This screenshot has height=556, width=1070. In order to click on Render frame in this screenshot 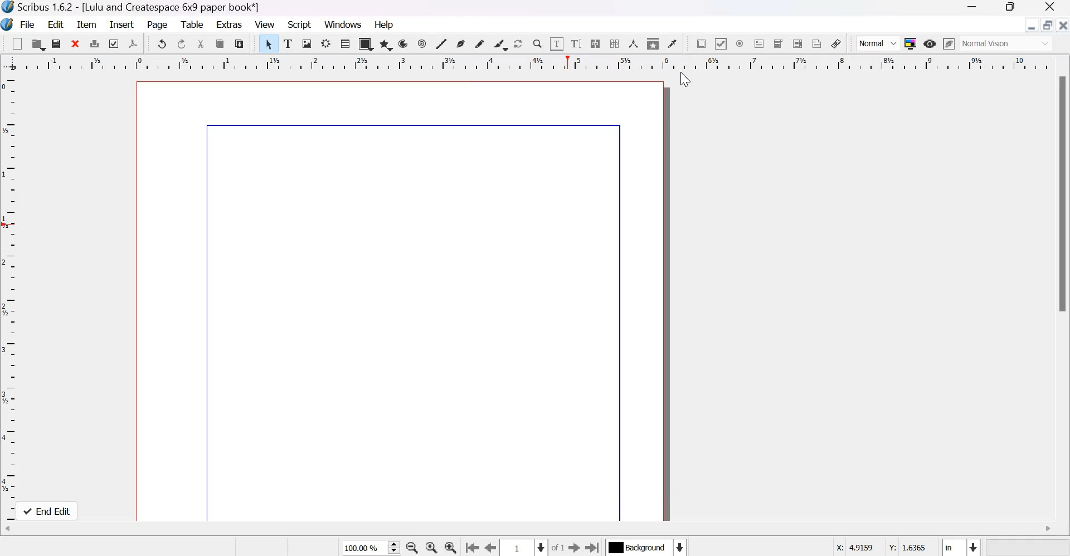, I will do `click(325, 44)`.